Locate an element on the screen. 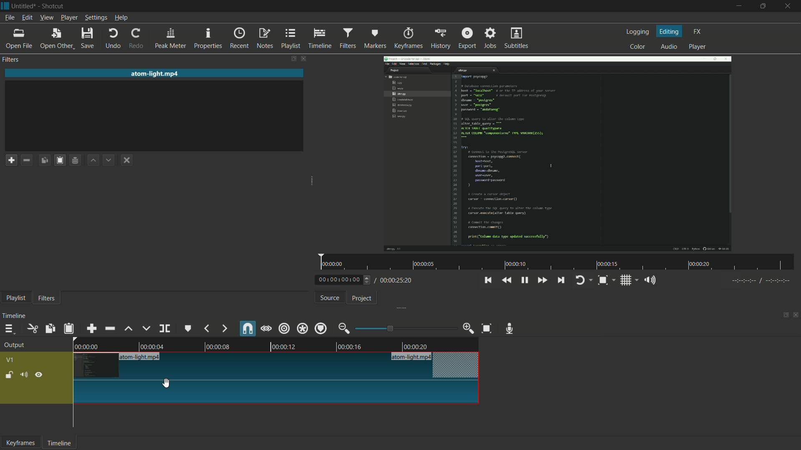 Image resolution: width=801 pixels, height=450 pixels. video in timeline is located at coordinates (277, 371).